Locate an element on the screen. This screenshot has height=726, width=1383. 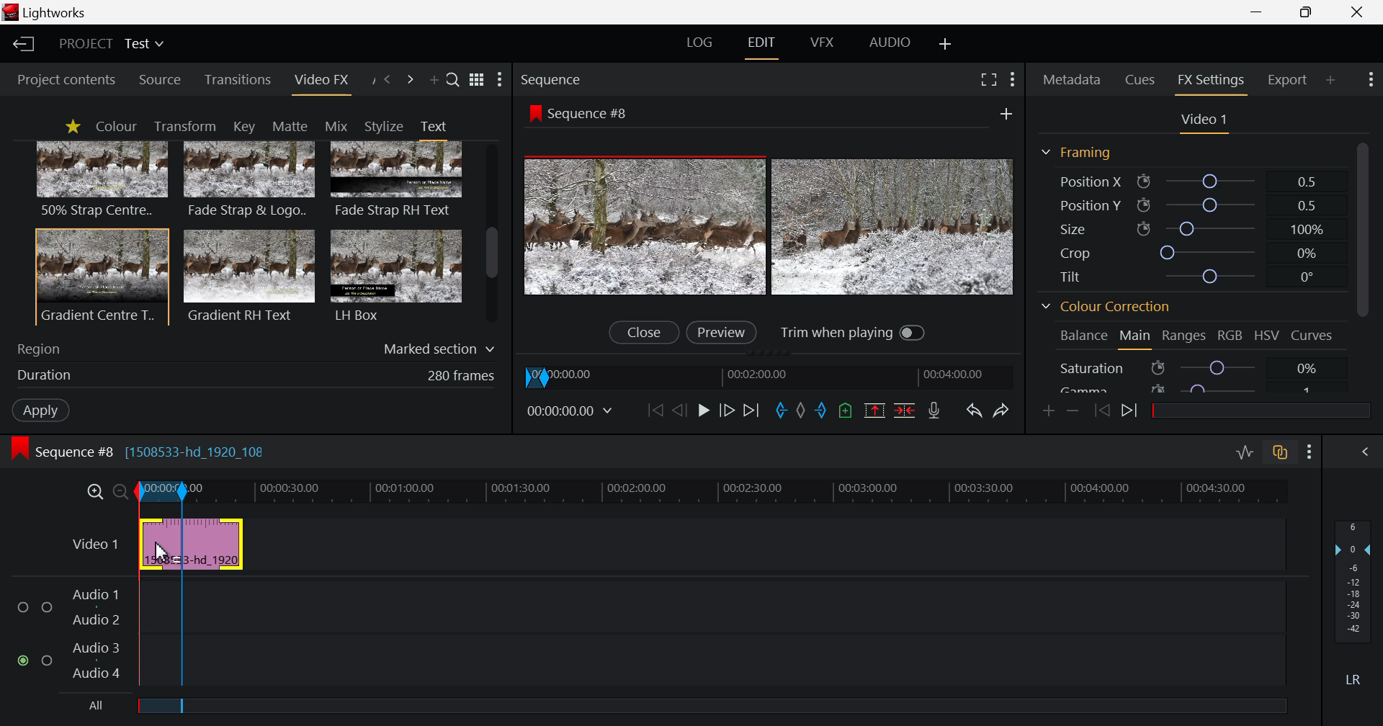
Go Forward is located at coordinates (725, 408).